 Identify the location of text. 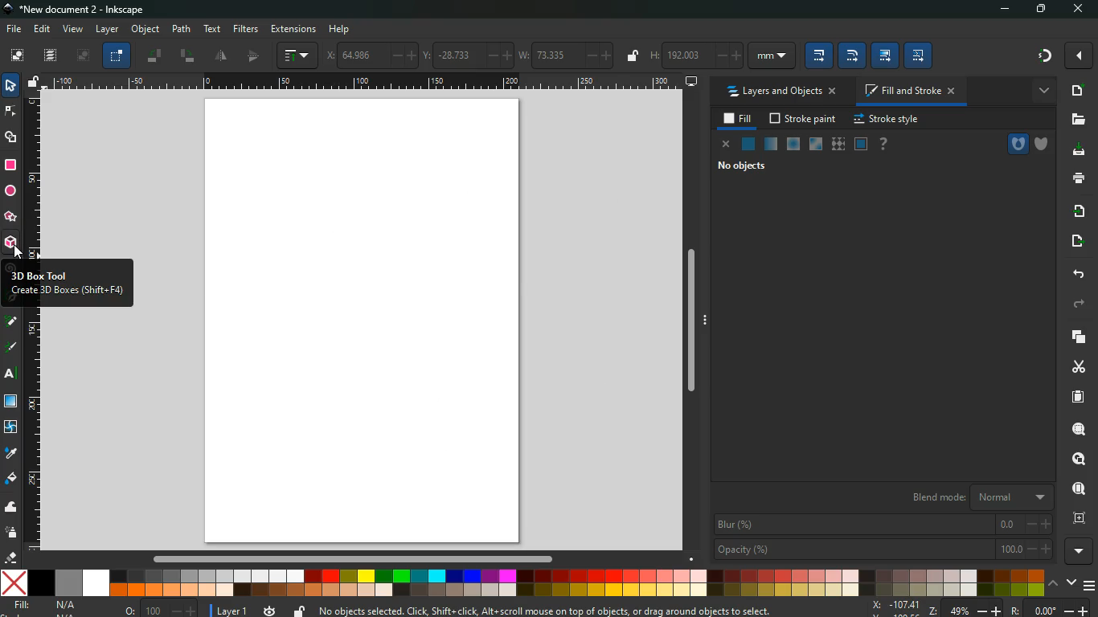
(211, 29).